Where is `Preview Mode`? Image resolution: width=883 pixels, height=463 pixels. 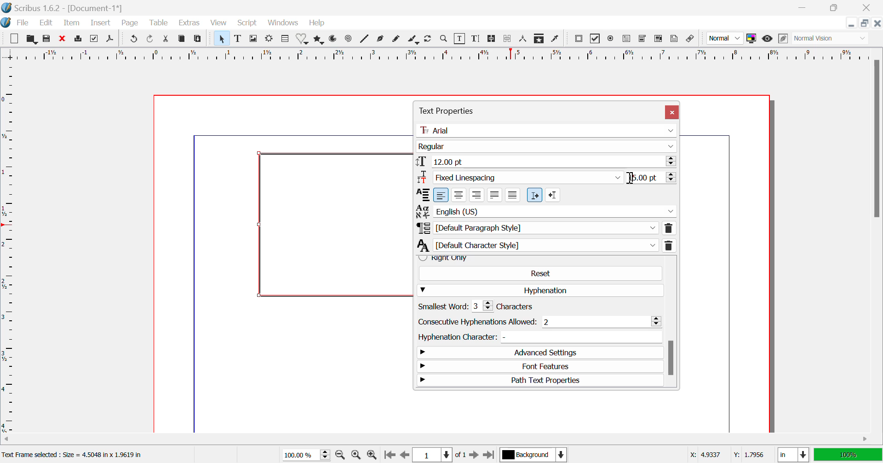
Preview Mode is located at coordinates (768, 40).